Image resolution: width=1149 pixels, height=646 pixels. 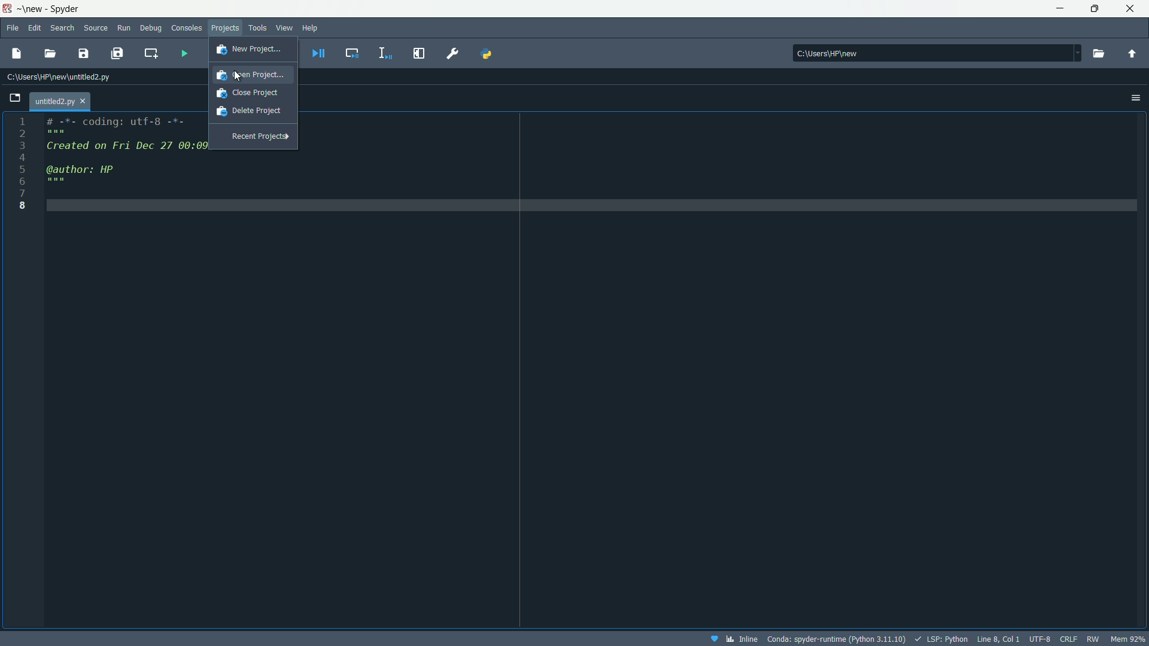 I want to click on Preferences, so click(x=452, y=51).